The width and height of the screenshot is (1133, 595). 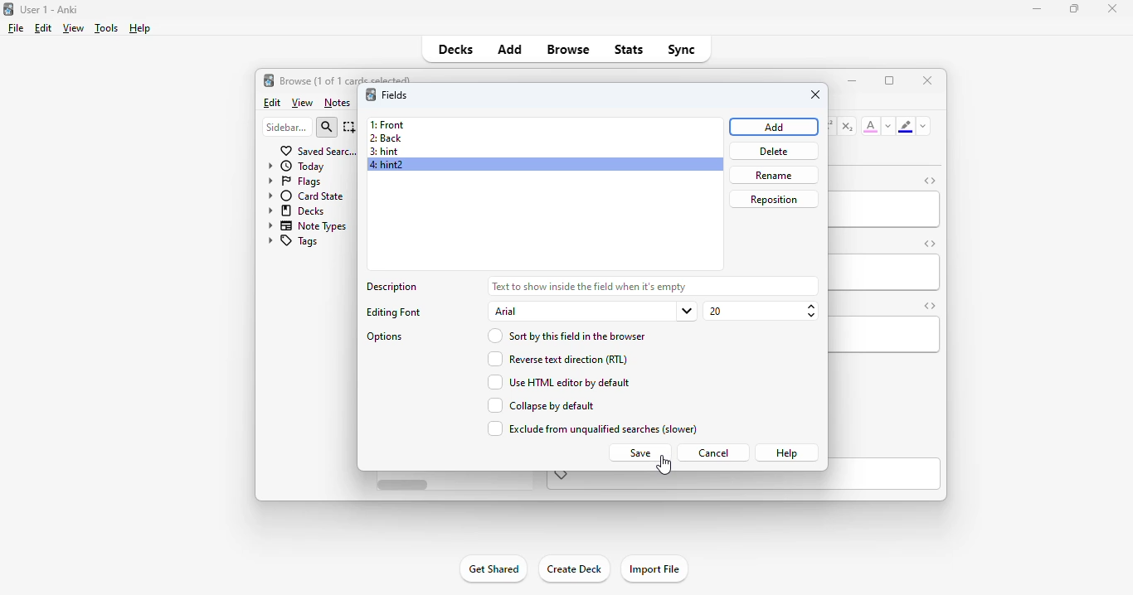 What do you see at coordinates (1074, 7) in the screenshot?
I see `maximize` at bounding box center [1074, 7].